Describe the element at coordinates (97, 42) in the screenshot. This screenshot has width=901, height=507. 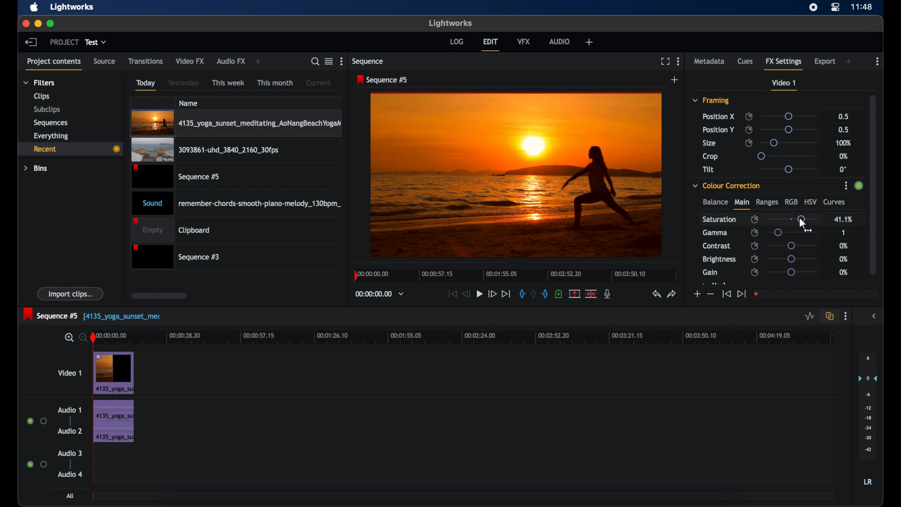
I see `test` at that location.